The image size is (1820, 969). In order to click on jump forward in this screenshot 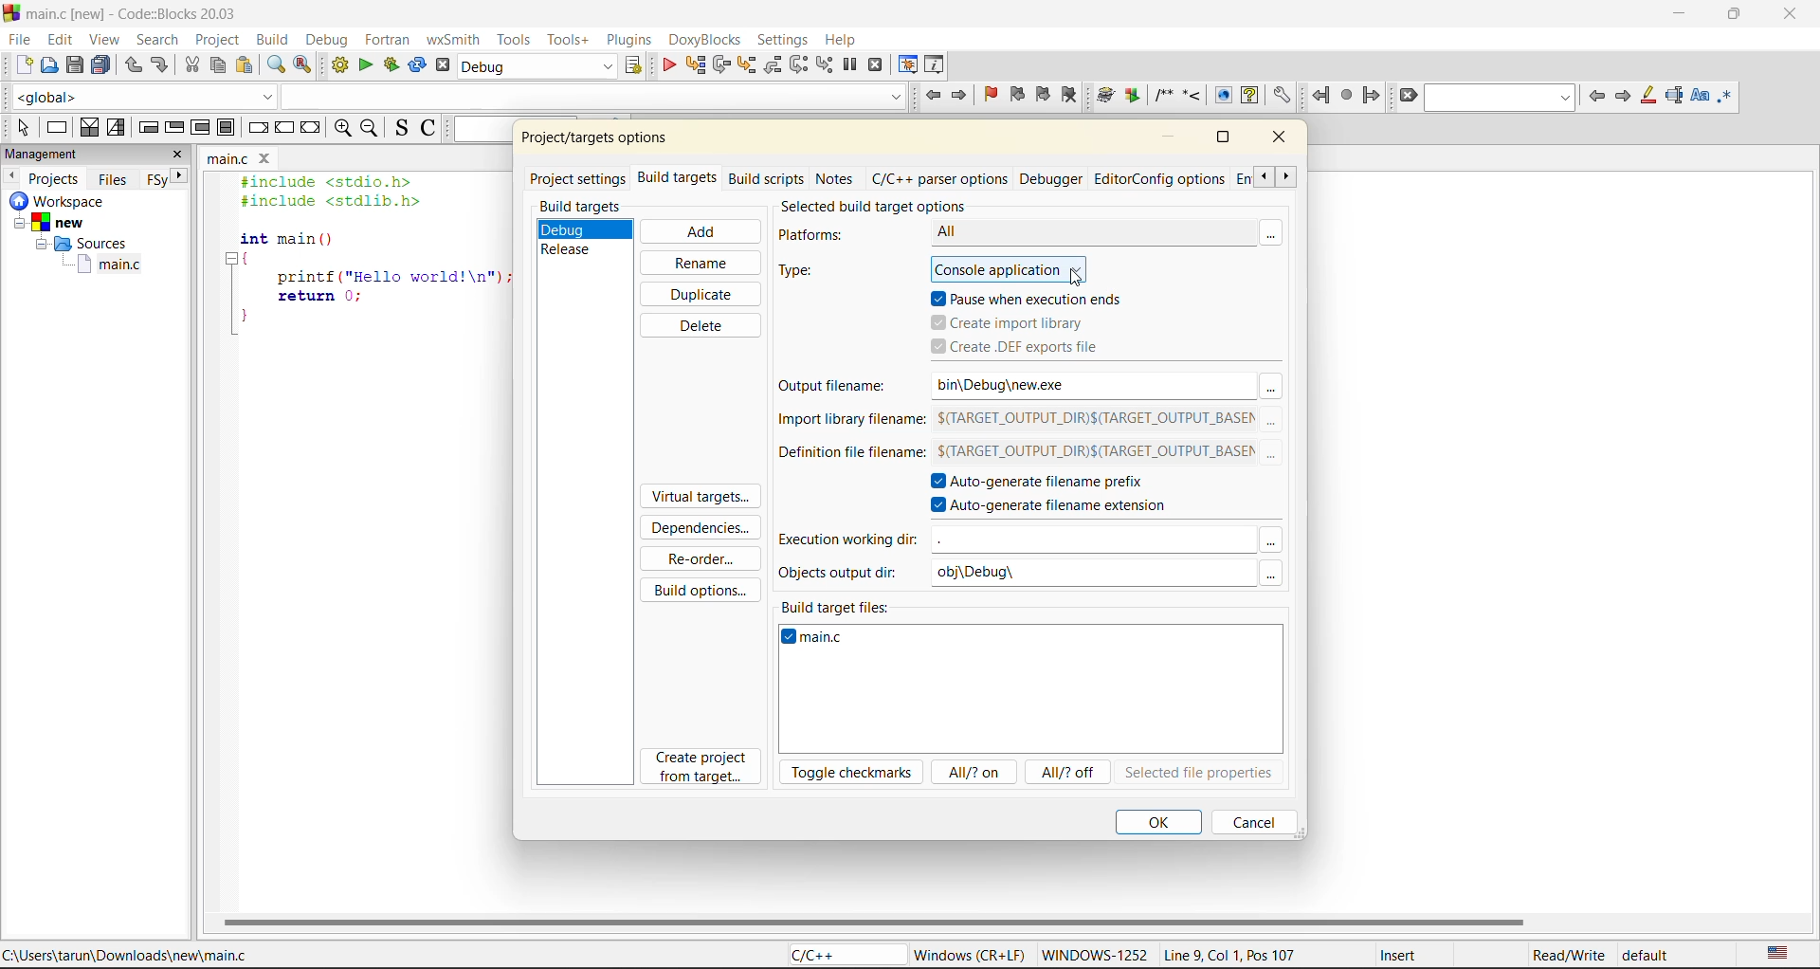, I will do `click(1373, 98)`.